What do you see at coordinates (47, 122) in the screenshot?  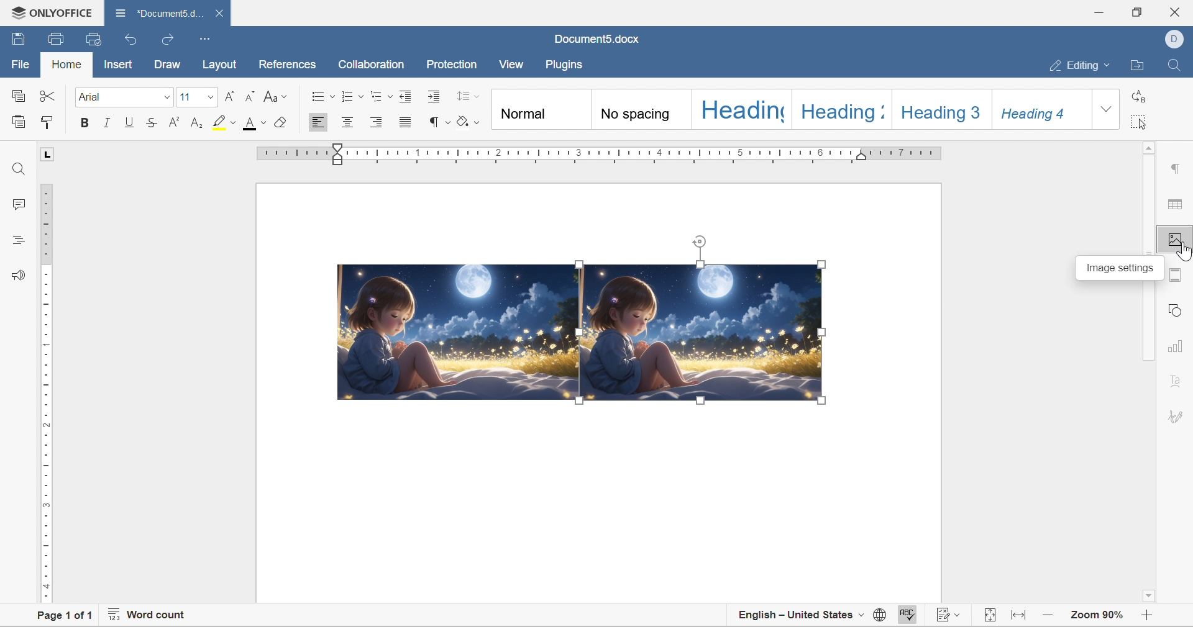 I see `copy style` at bounding box center [47, 122].